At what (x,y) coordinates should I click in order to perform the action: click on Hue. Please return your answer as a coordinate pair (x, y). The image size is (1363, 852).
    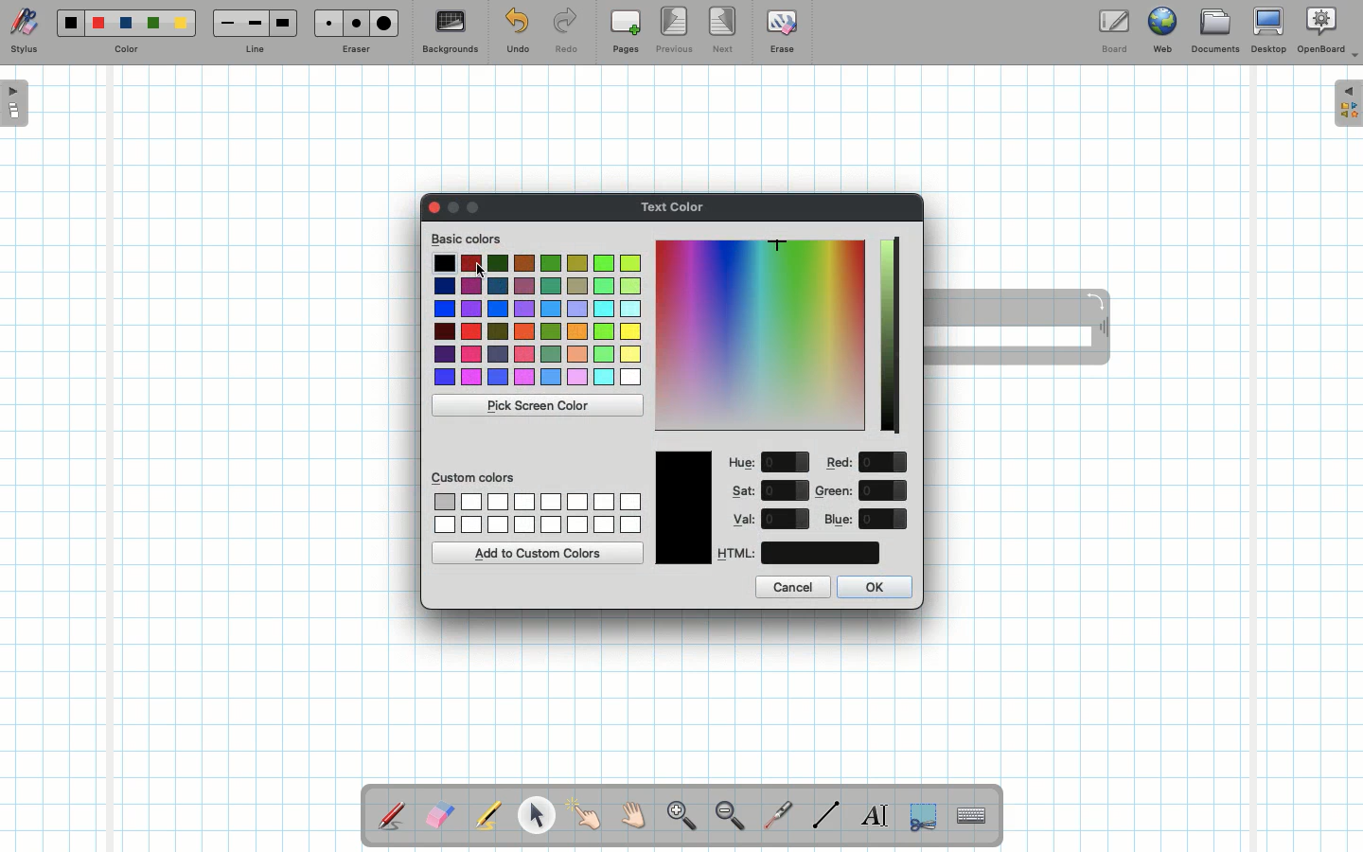
    Looking at the image, I should click on (743, 463).